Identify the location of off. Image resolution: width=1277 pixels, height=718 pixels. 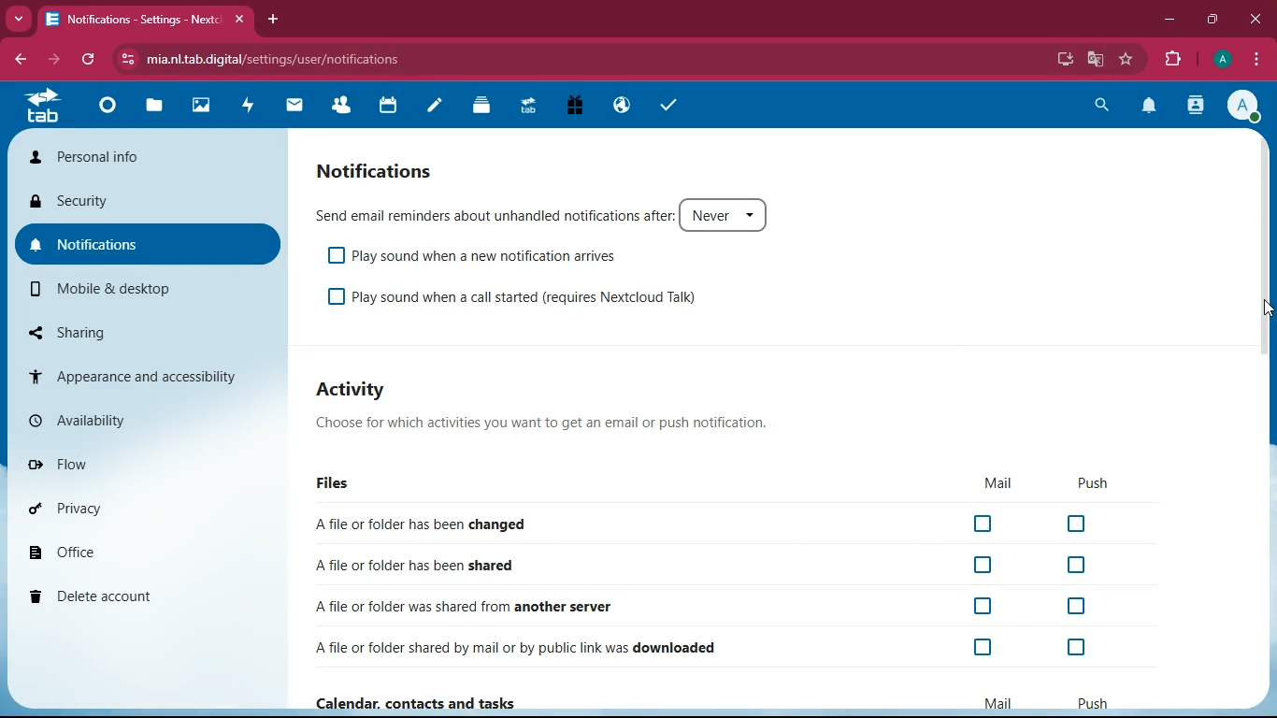
(1072, 563).